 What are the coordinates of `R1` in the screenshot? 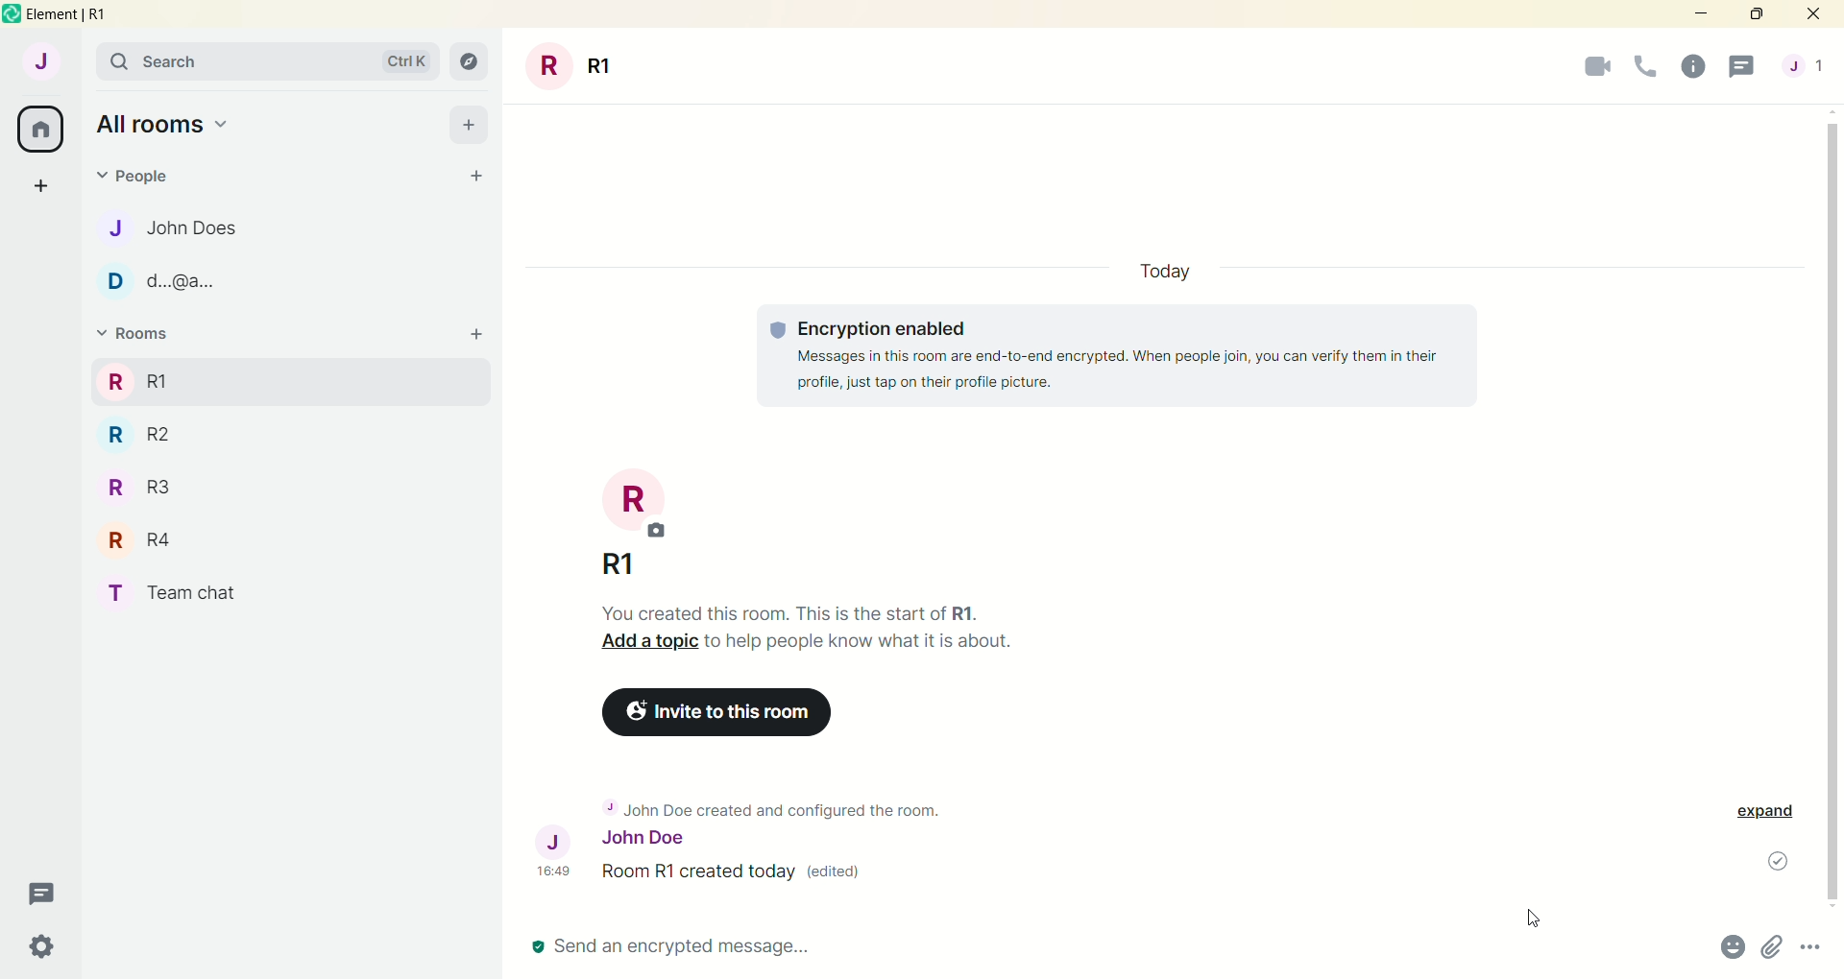 It's located at (713, 563).